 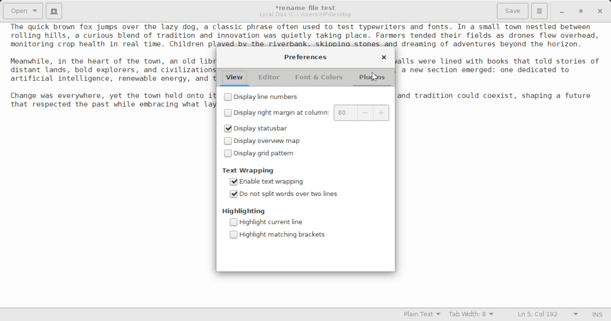 I want to click on Close Window, so click(x=384, y=58).